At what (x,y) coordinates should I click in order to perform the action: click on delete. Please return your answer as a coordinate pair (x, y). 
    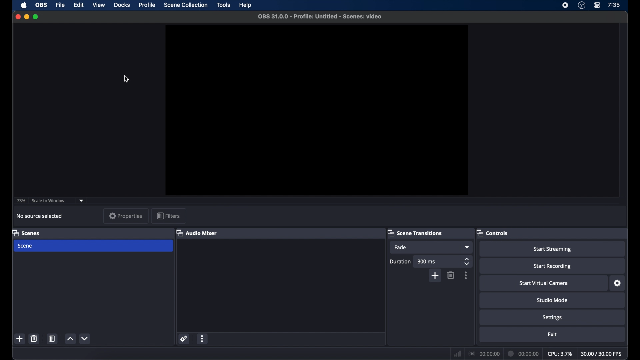
    Looking at the image, I should click on (450, 275).